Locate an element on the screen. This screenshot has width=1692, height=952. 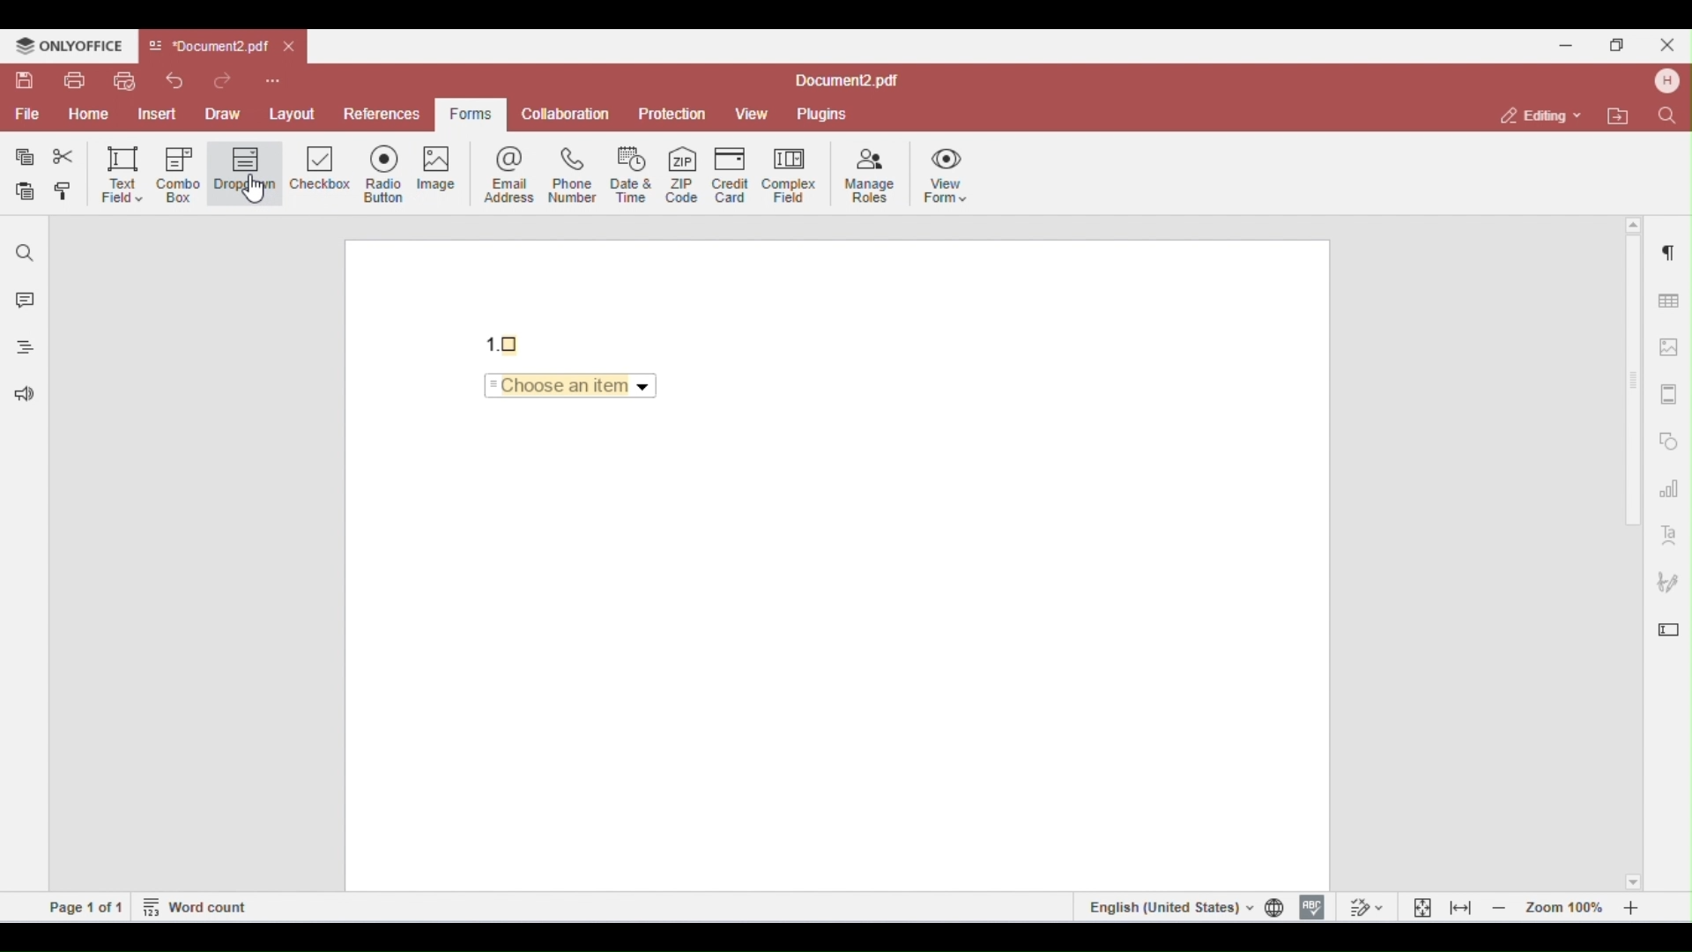
redo is located at coordinates (226, 79).